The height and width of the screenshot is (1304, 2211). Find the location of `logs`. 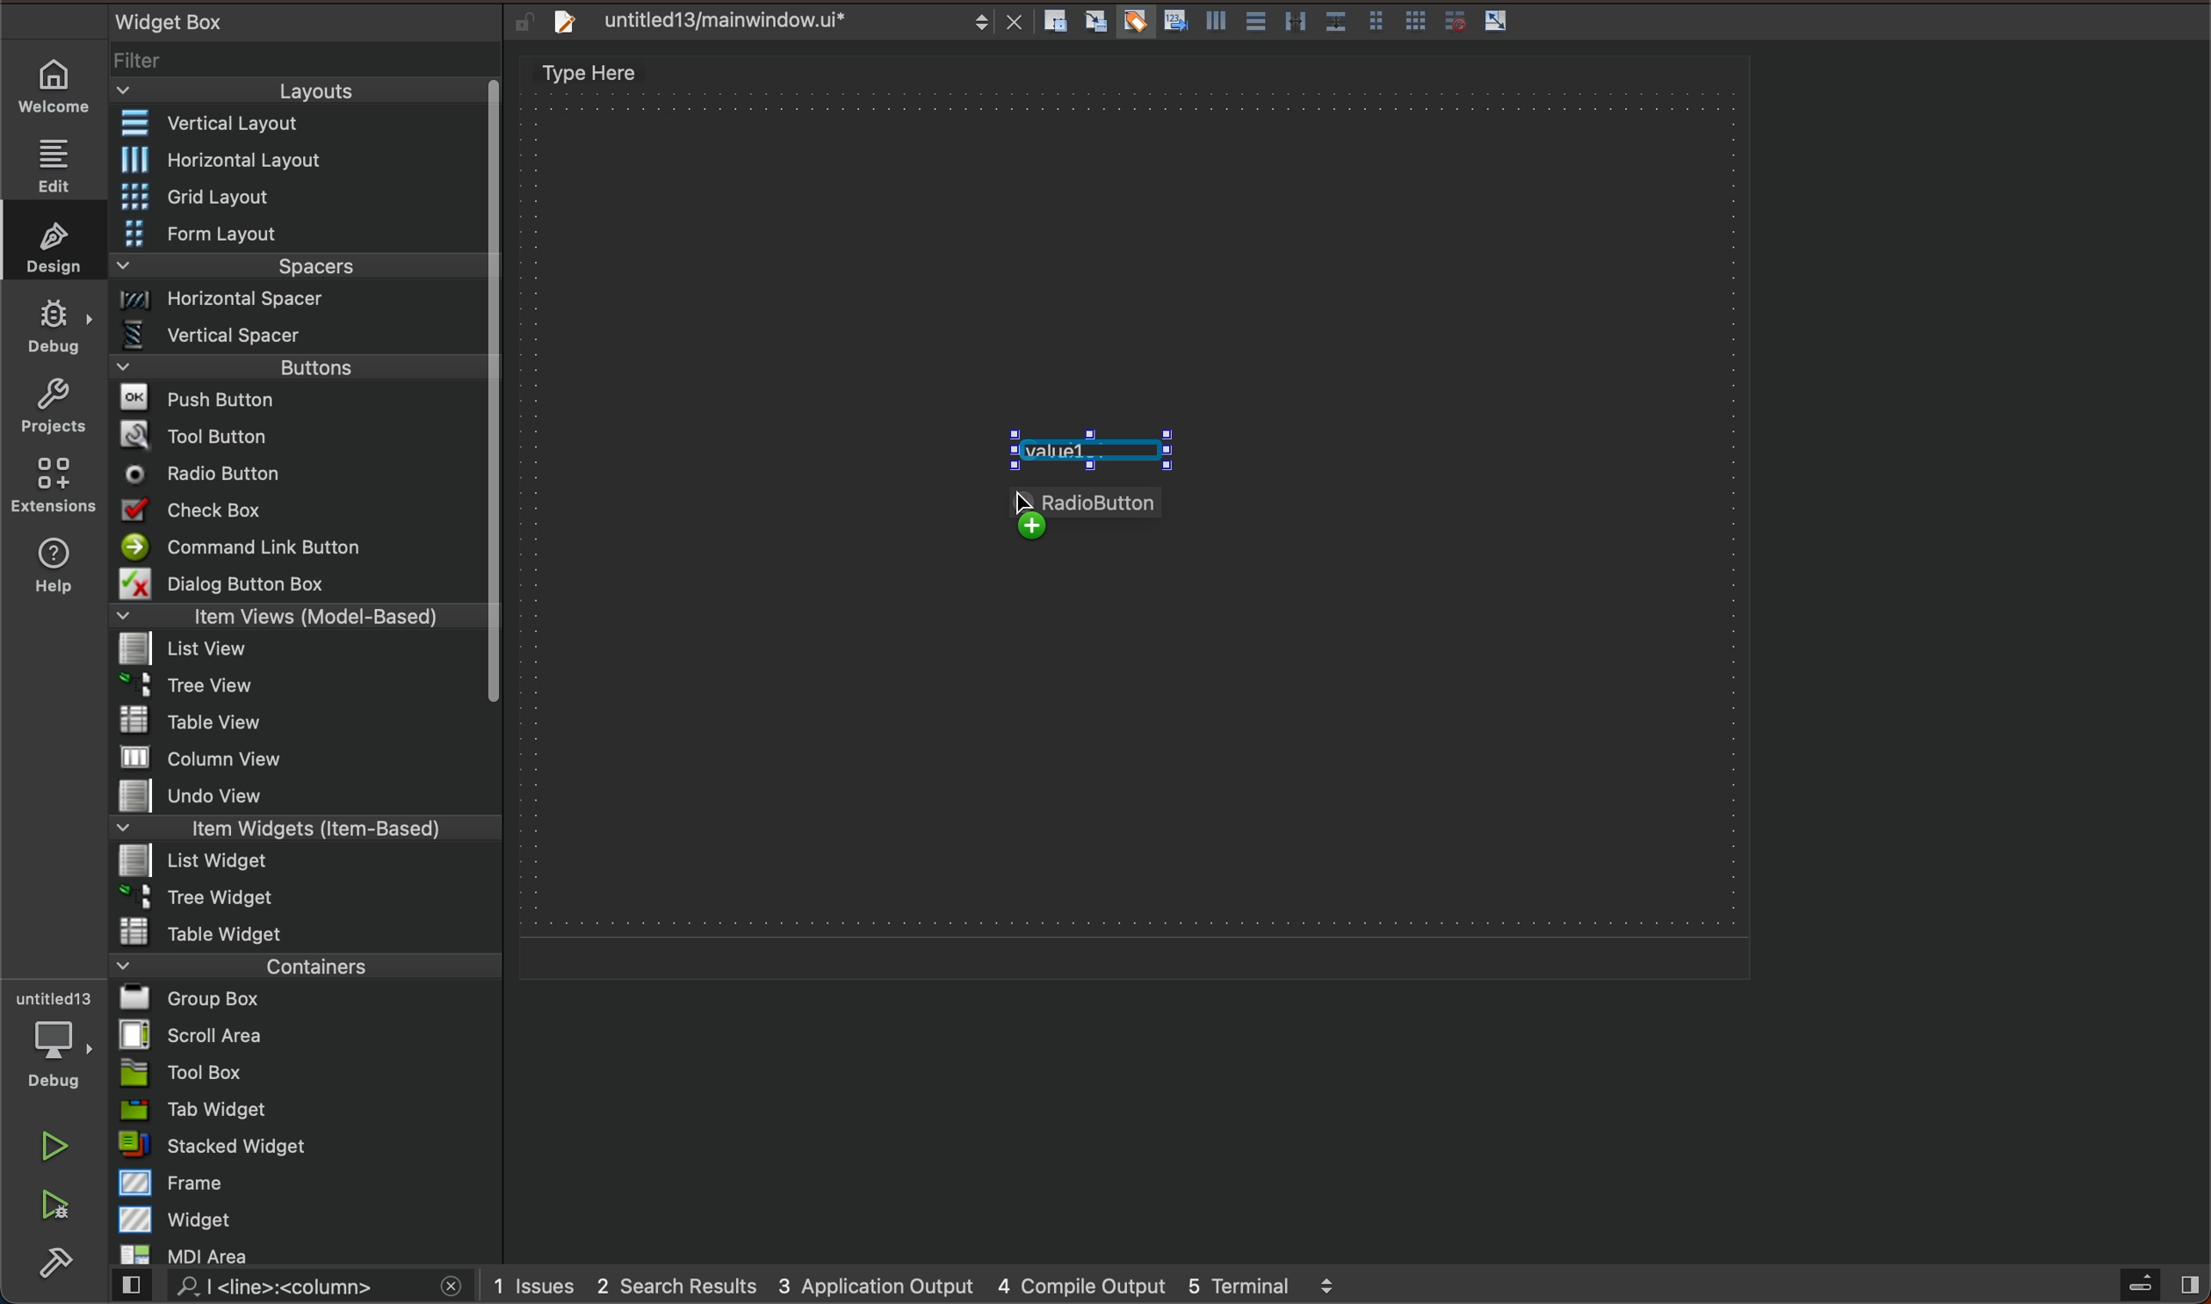

logs is located at coordinates (943, 1285).